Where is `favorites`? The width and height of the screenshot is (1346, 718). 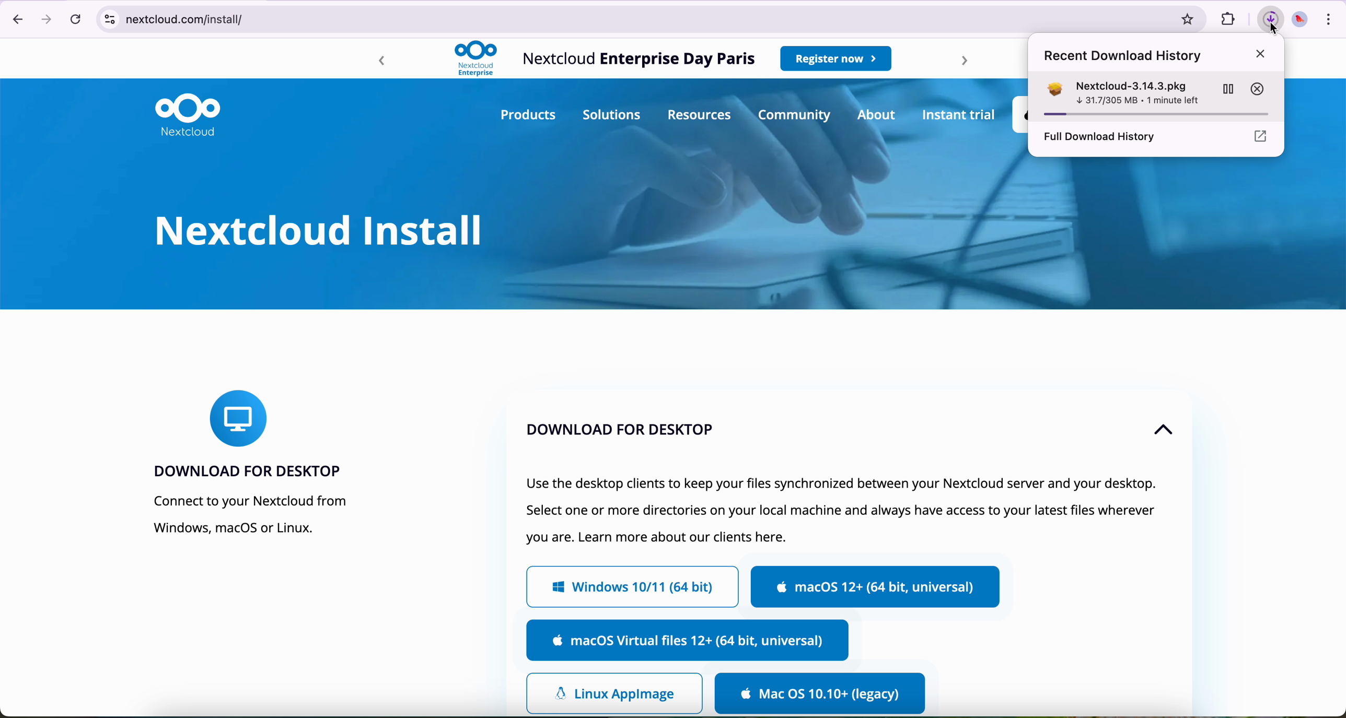
favorites is located at coordinates (1180, 15).